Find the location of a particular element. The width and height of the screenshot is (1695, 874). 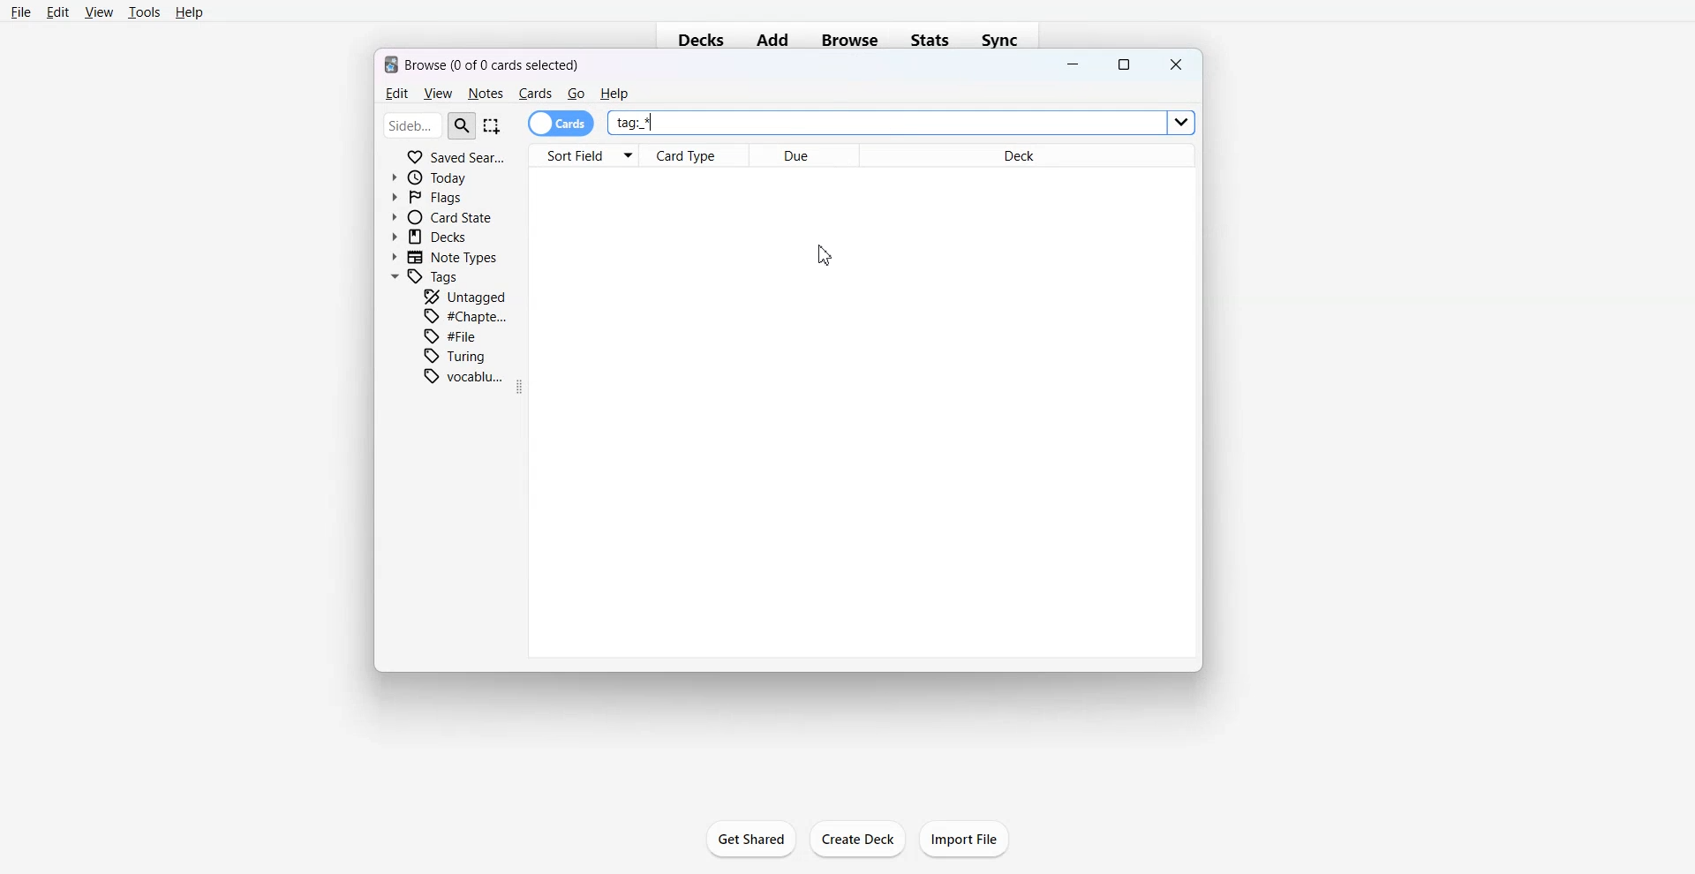

Browse is located at coordinates (849, 35).